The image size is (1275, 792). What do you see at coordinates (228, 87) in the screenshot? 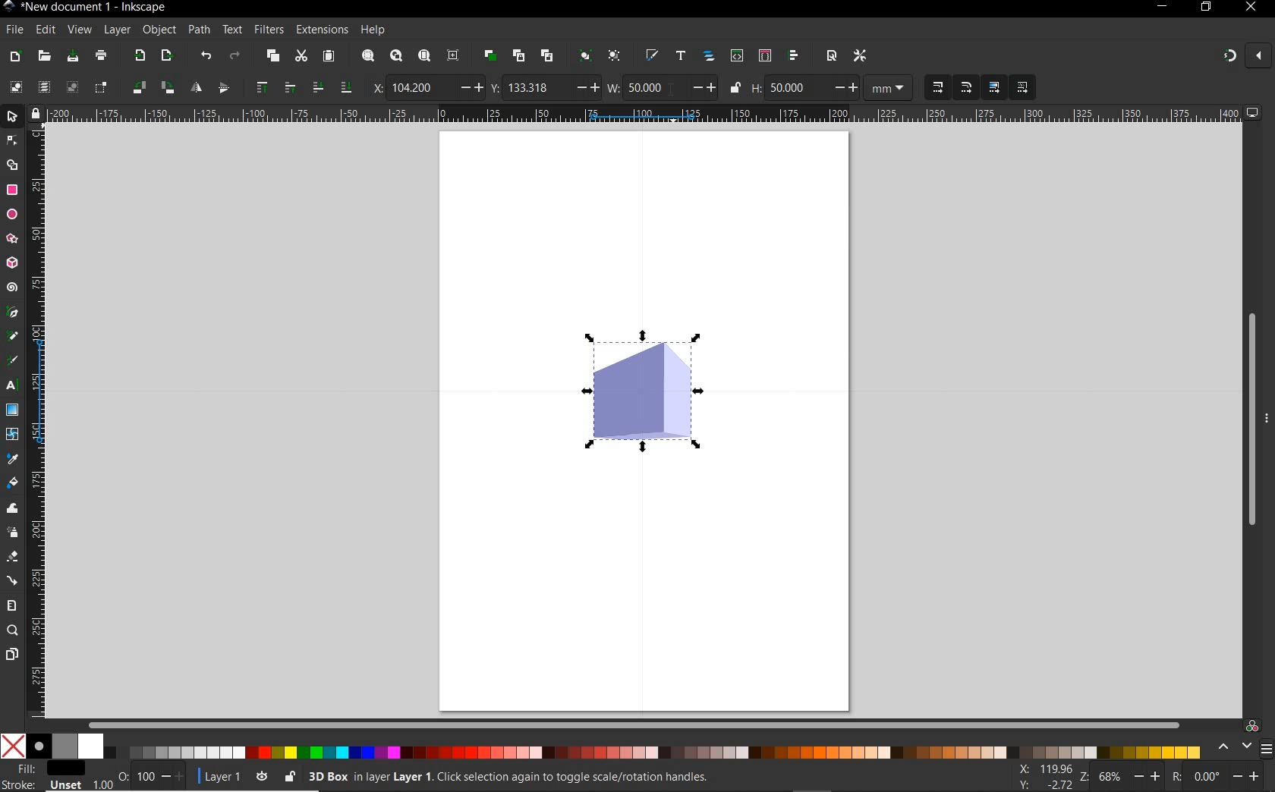
I see `object flip` at bounding box center [228, 87].